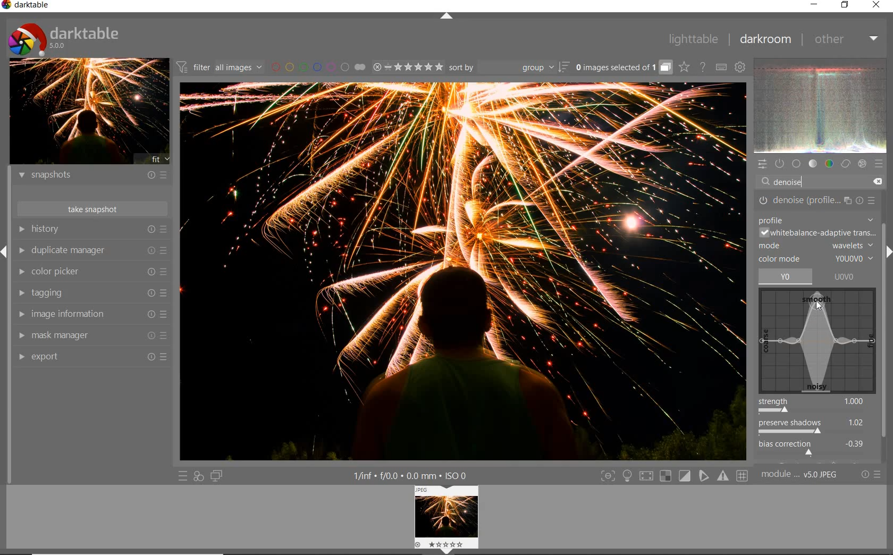 The height and width of the screenshot is (555, 893). I want to click on other, so click(847, 40).